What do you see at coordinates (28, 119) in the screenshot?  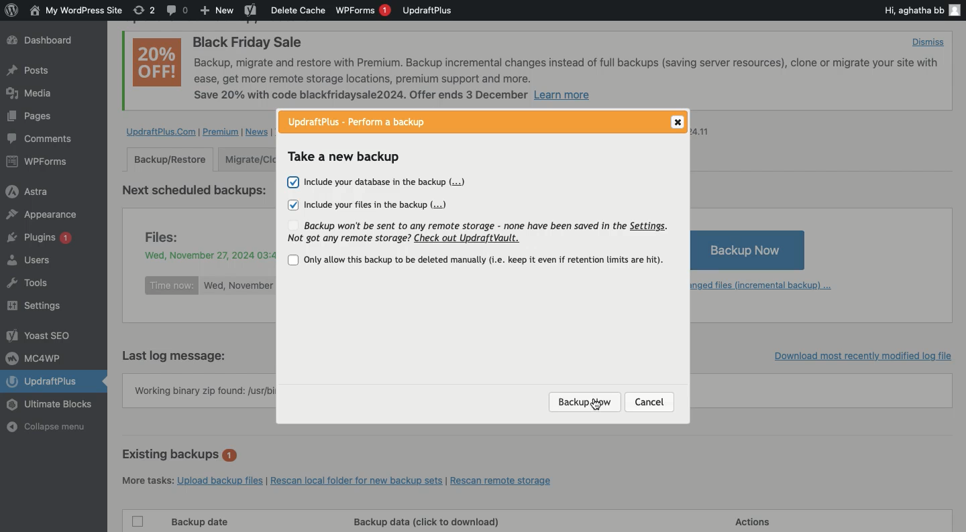 I see `Posts` at bounding box center [28, 119].